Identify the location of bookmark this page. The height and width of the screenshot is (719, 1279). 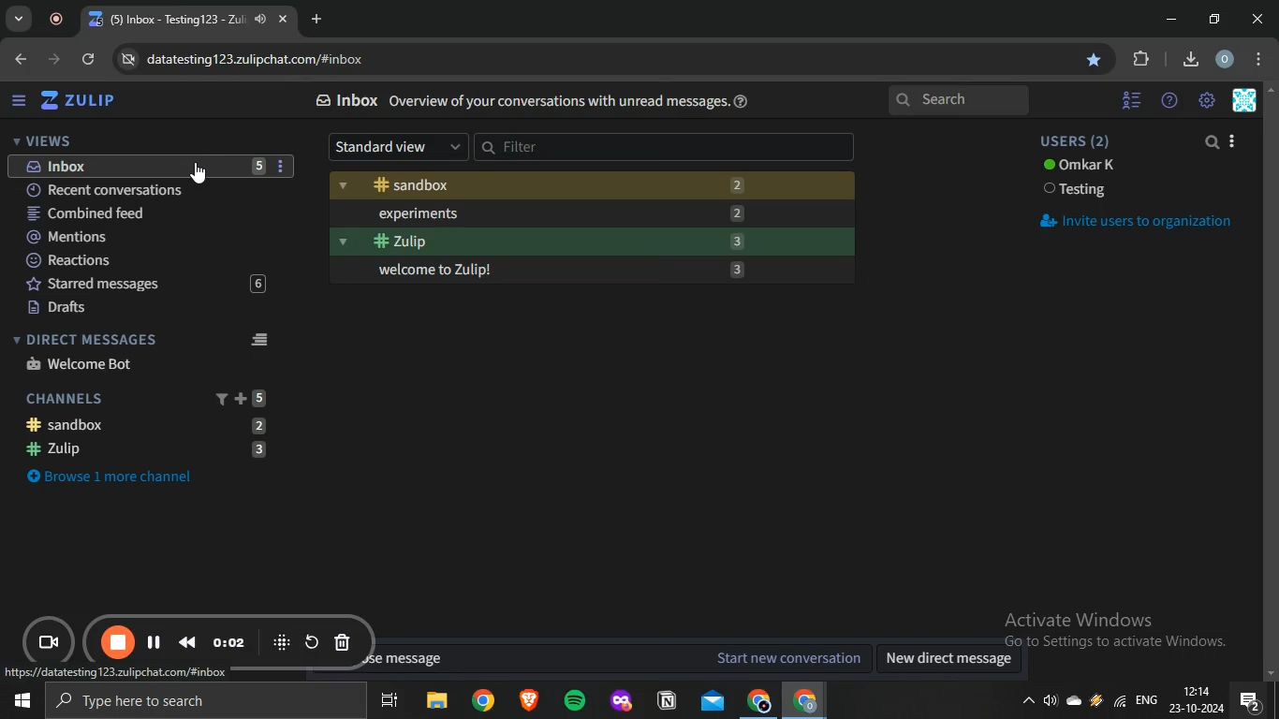
(1095, 59).